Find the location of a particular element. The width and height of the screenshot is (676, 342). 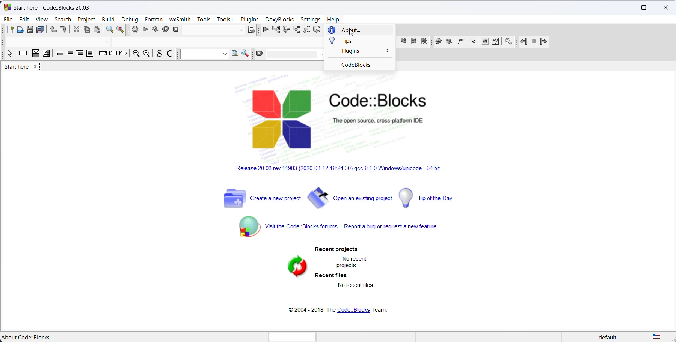

continue instruction is located at coordinates (114, 55).